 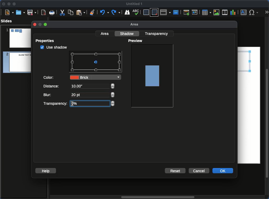 What do you see at coordinates (9, 12) in the screenshot?
I see `New` at bounding box center [9, 12].